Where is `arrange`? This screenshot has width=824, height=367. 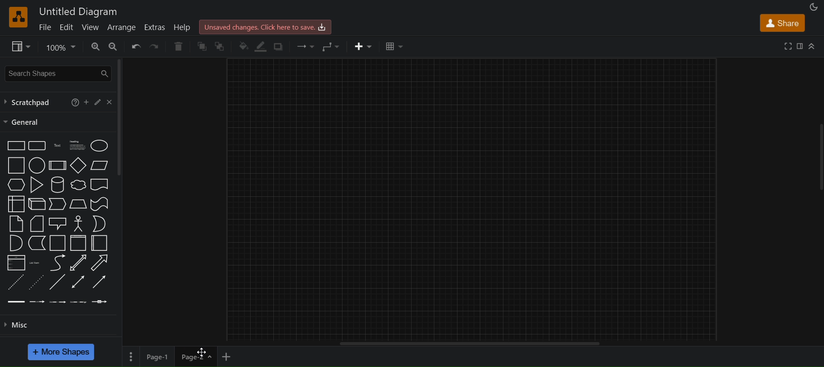 arrange is located at coordinates (122, 29).